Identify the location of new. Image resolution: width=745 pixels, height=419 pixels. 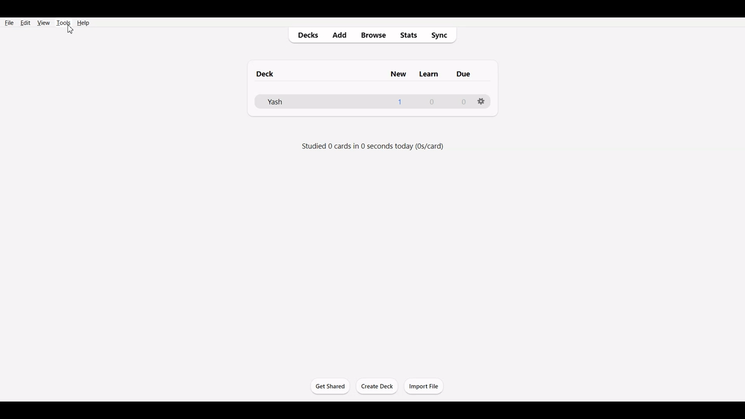
(394, 69).